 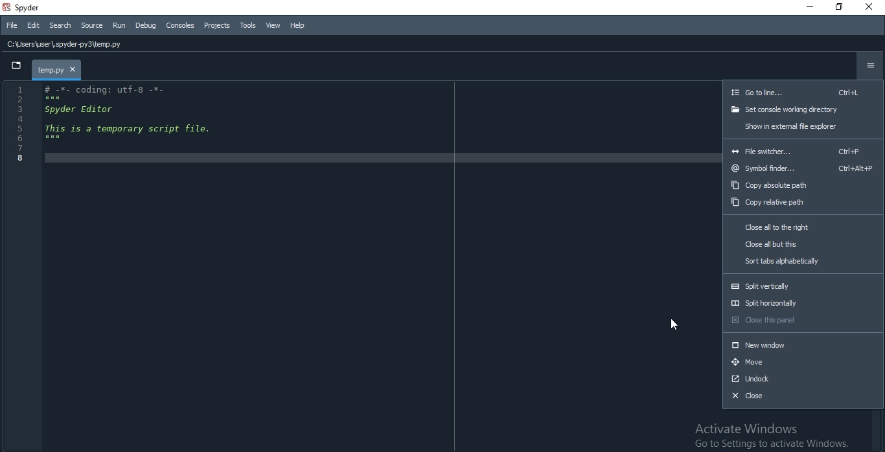 What do you see at coordinates (801, 363) in the screenshot?
I see `move` at bounding box center [801, 363].